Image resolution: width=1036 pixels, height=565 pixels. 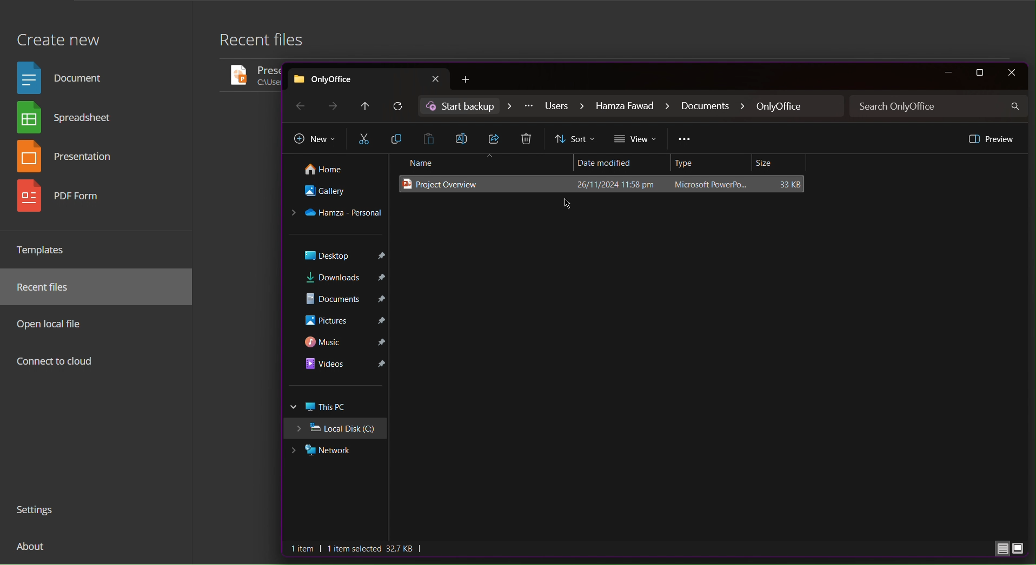 What do you see at coordinates (68, 119) in the screenshot?
I see `Spreadsheet` at bounding box center [68, 119].